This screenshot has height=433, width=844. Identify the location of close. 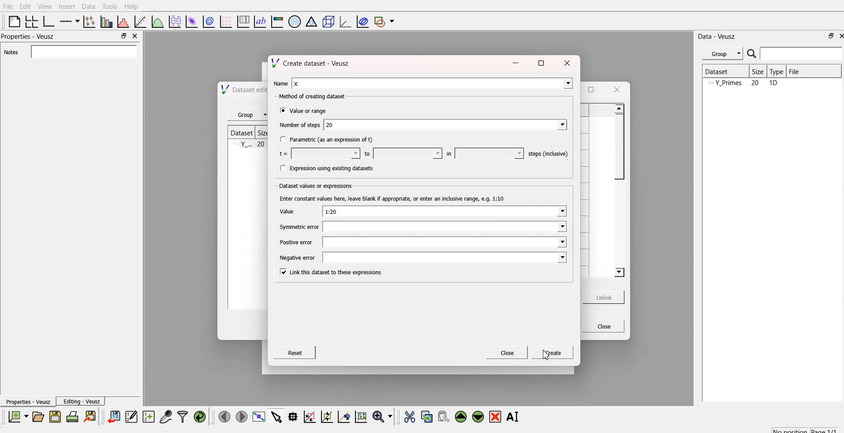
(134, 35).